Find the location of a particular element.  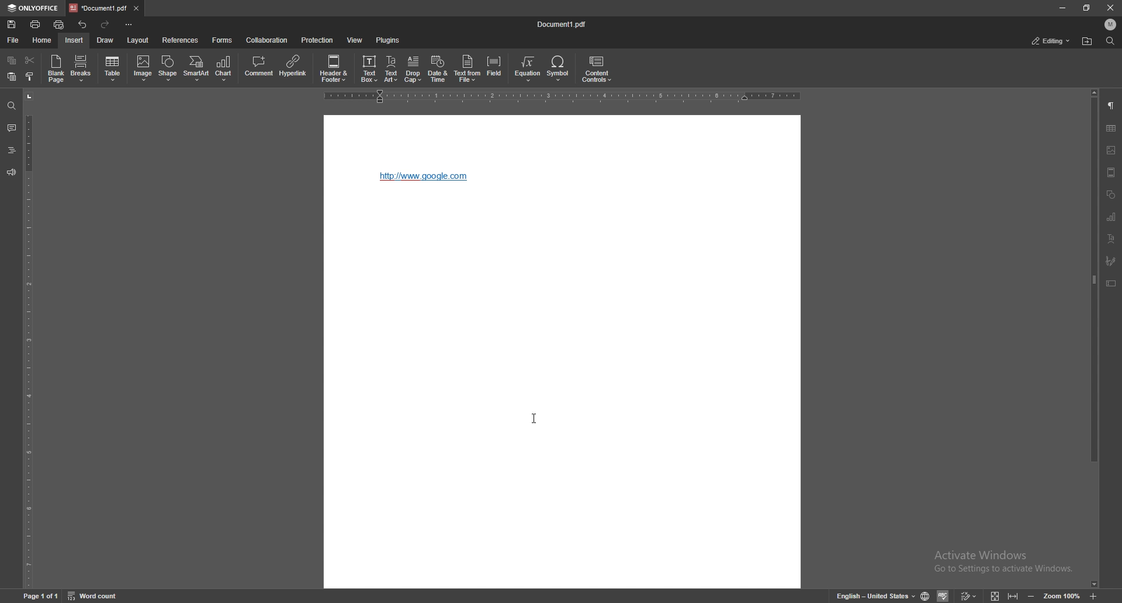

zoom is located at coordinates (1061, 595).